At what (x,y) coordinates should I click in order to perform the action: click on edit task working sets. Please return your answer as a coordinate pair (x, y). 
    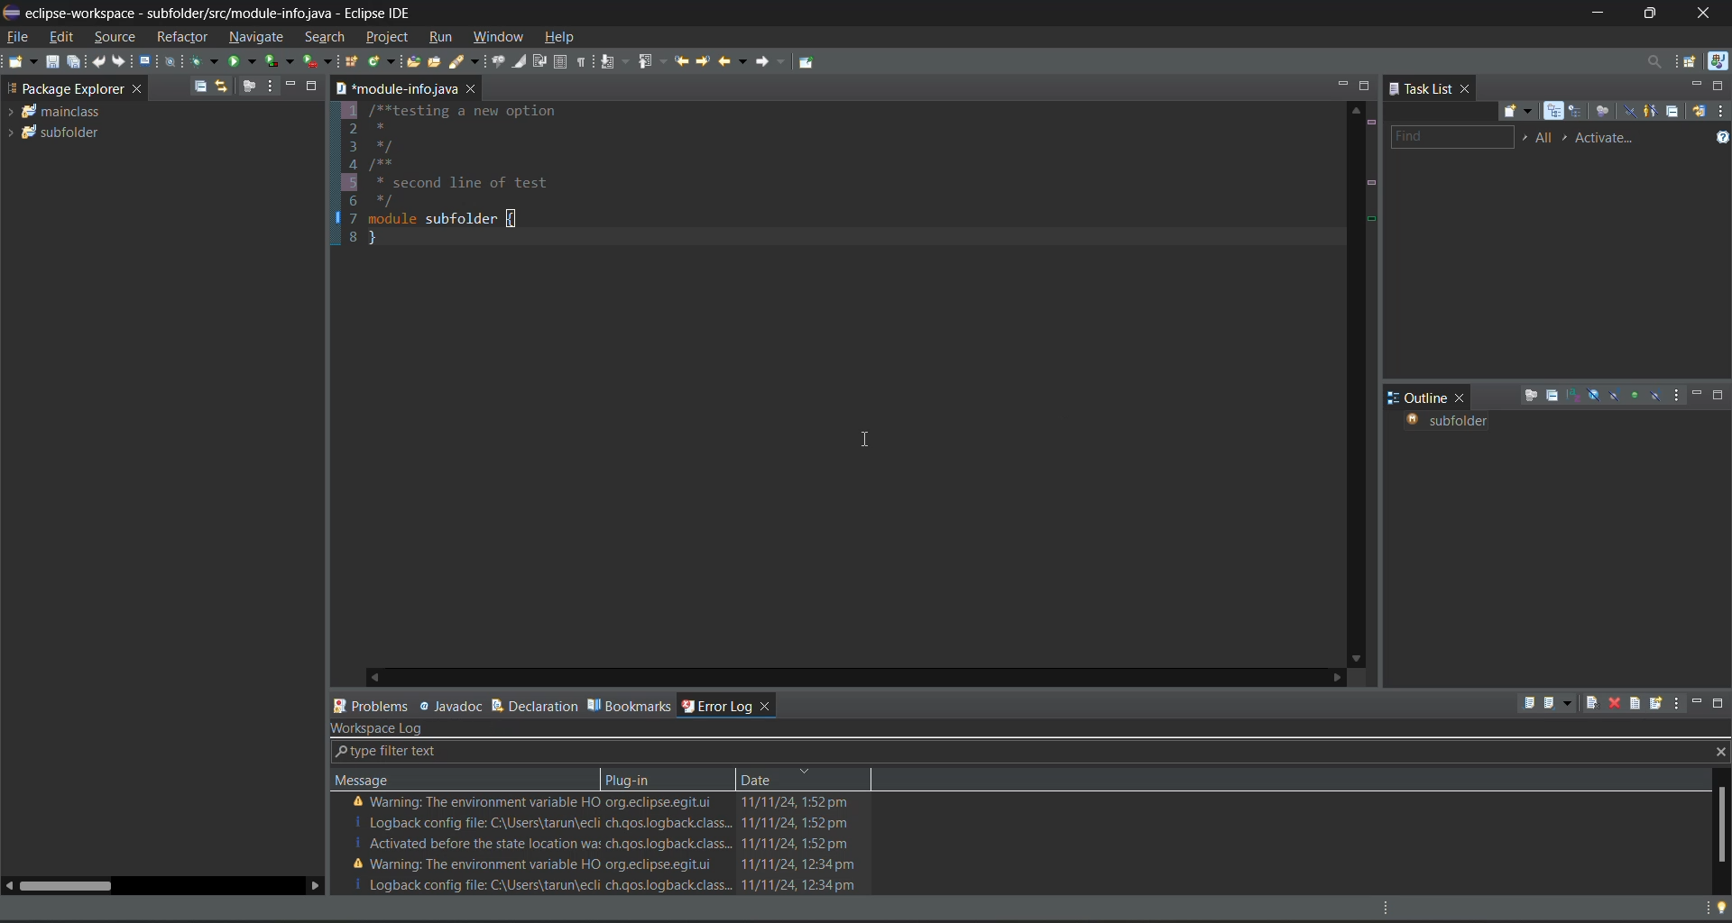
    Looking at the image, I should click on (1545, 139).